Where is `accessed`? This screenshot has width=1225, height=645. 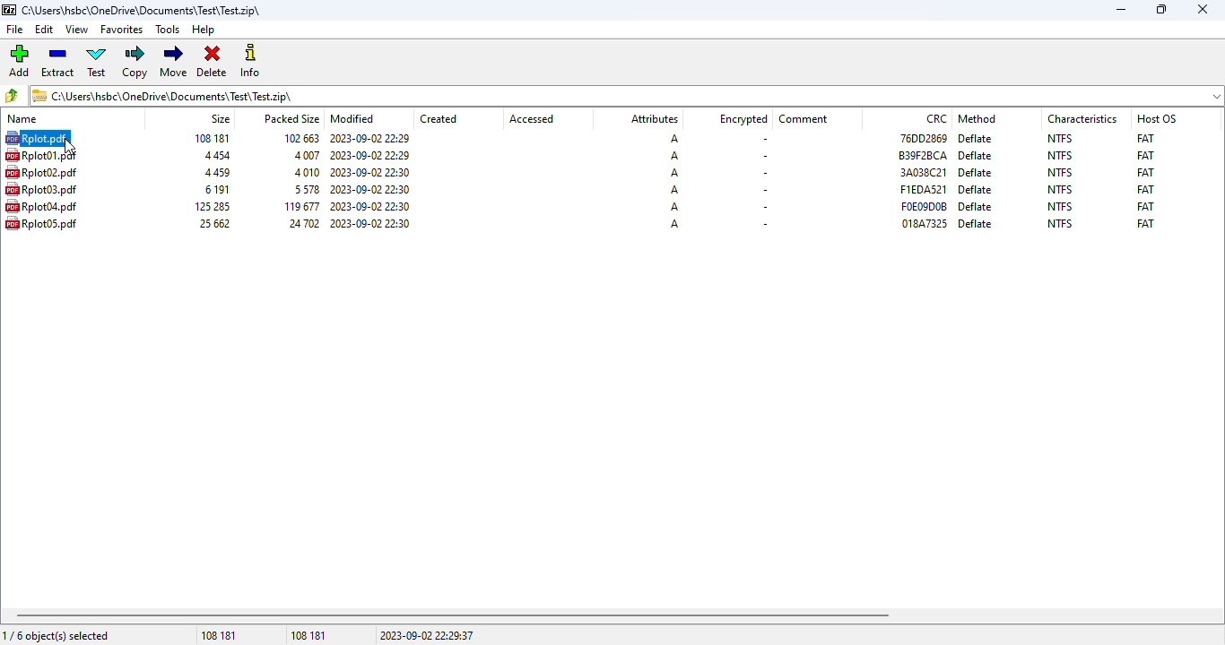 accessed is located at coordinates (532, 119).